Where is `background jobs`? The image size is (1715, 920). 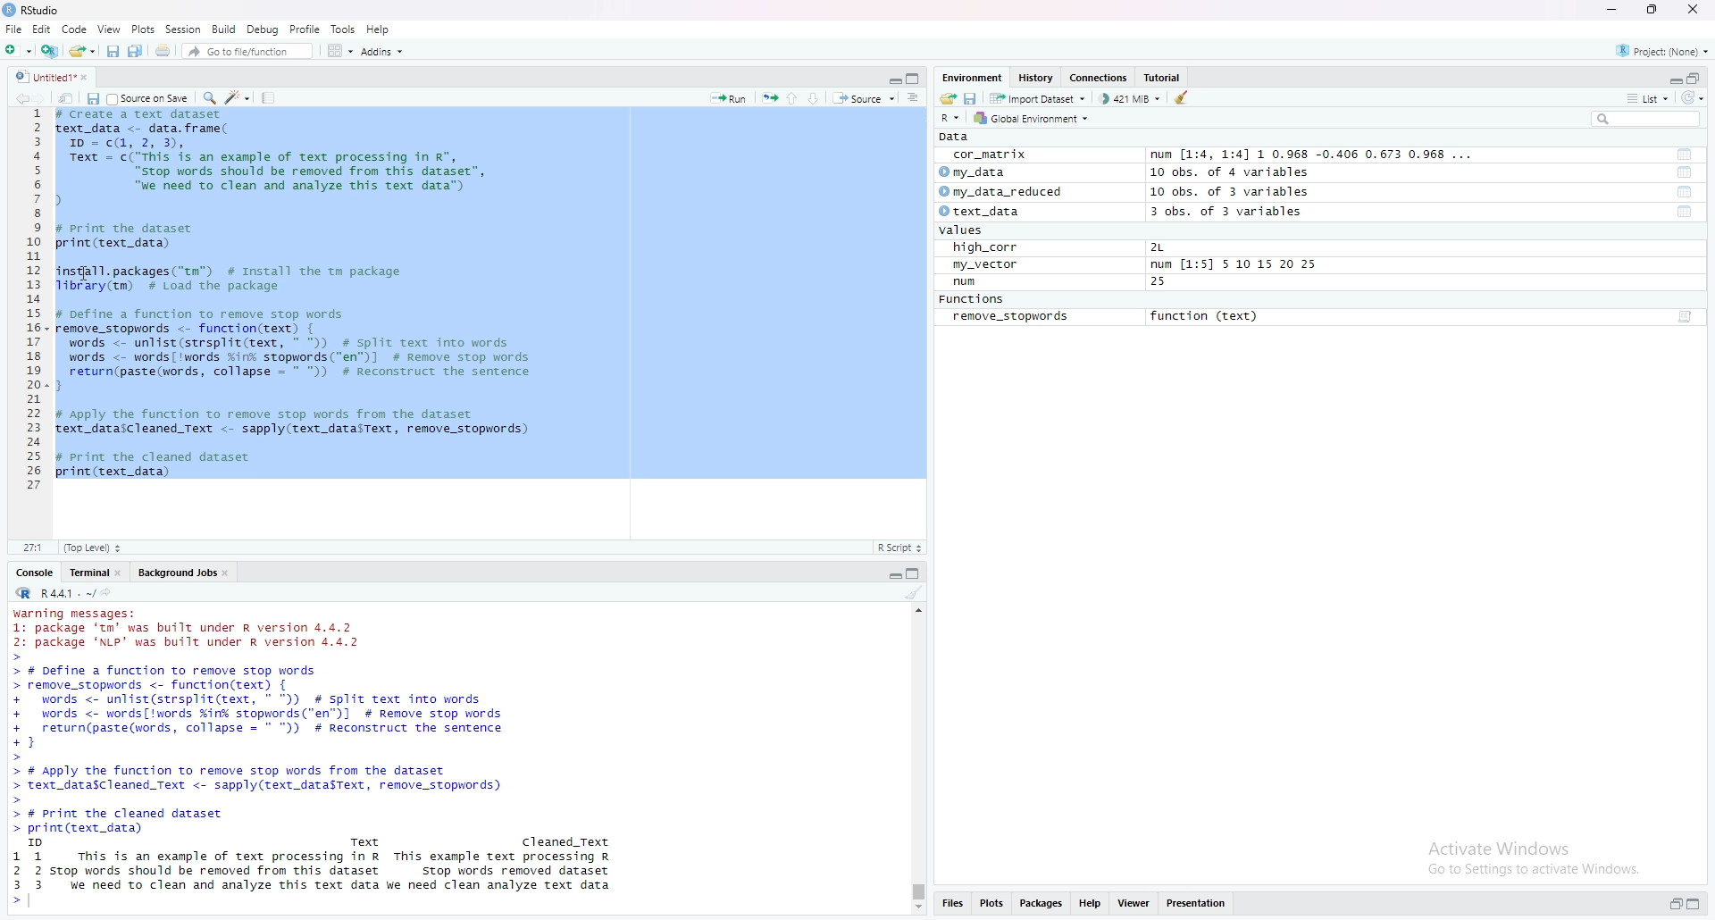 background jobs is located at coordinates (184, 574).